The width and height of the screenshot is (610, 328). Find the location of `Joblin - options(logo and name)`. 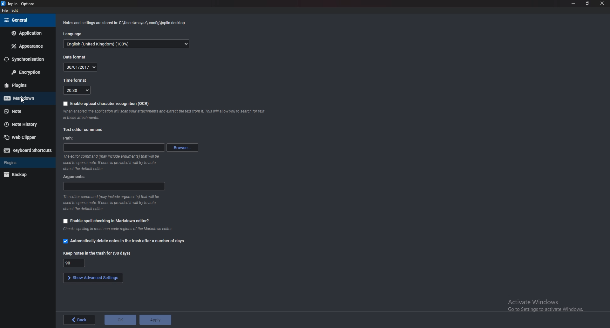

Joblin - options(logo and name) is located at coordinates (20, 4).